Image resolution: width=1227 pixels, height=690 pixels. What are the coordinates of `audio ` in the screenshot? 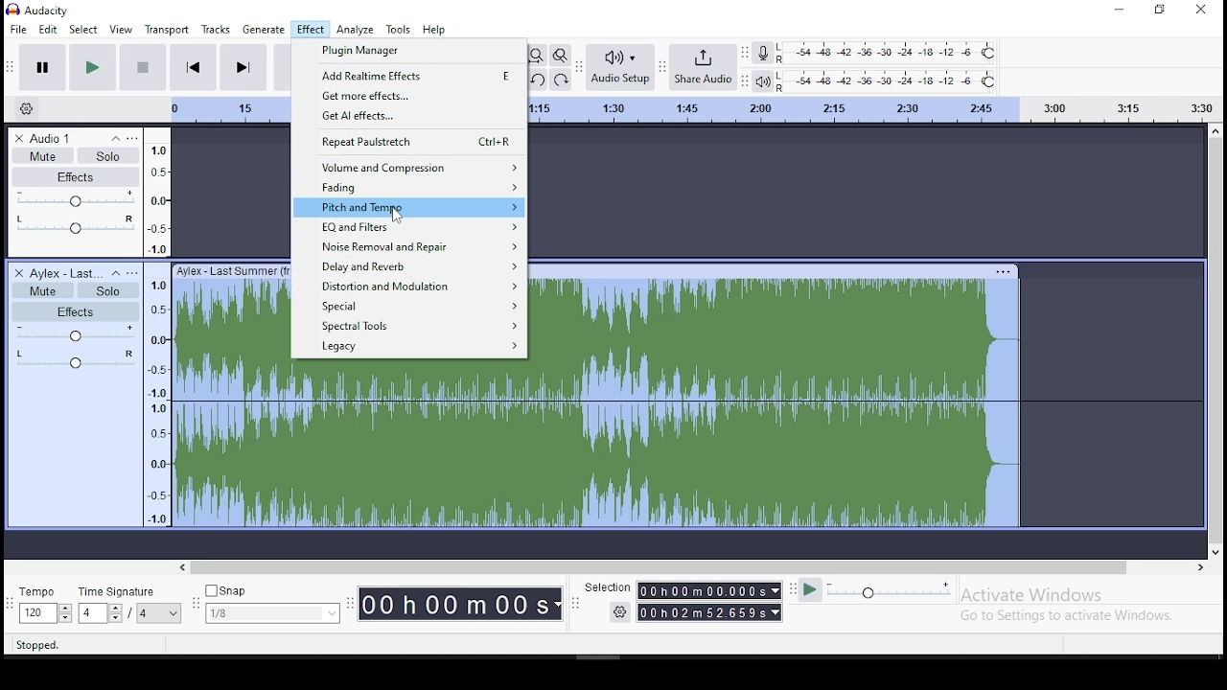 It's located at (62, 272).